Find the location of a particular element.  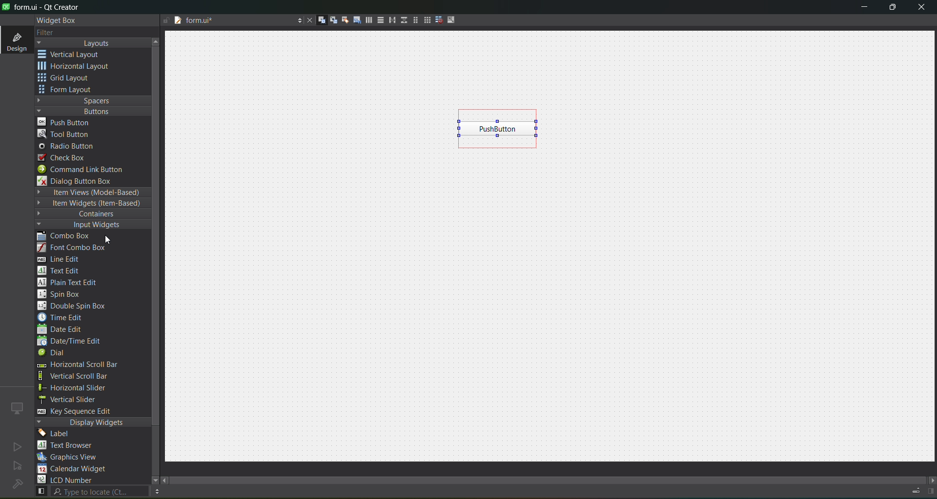

break layout is located at coordinates (436, 20).